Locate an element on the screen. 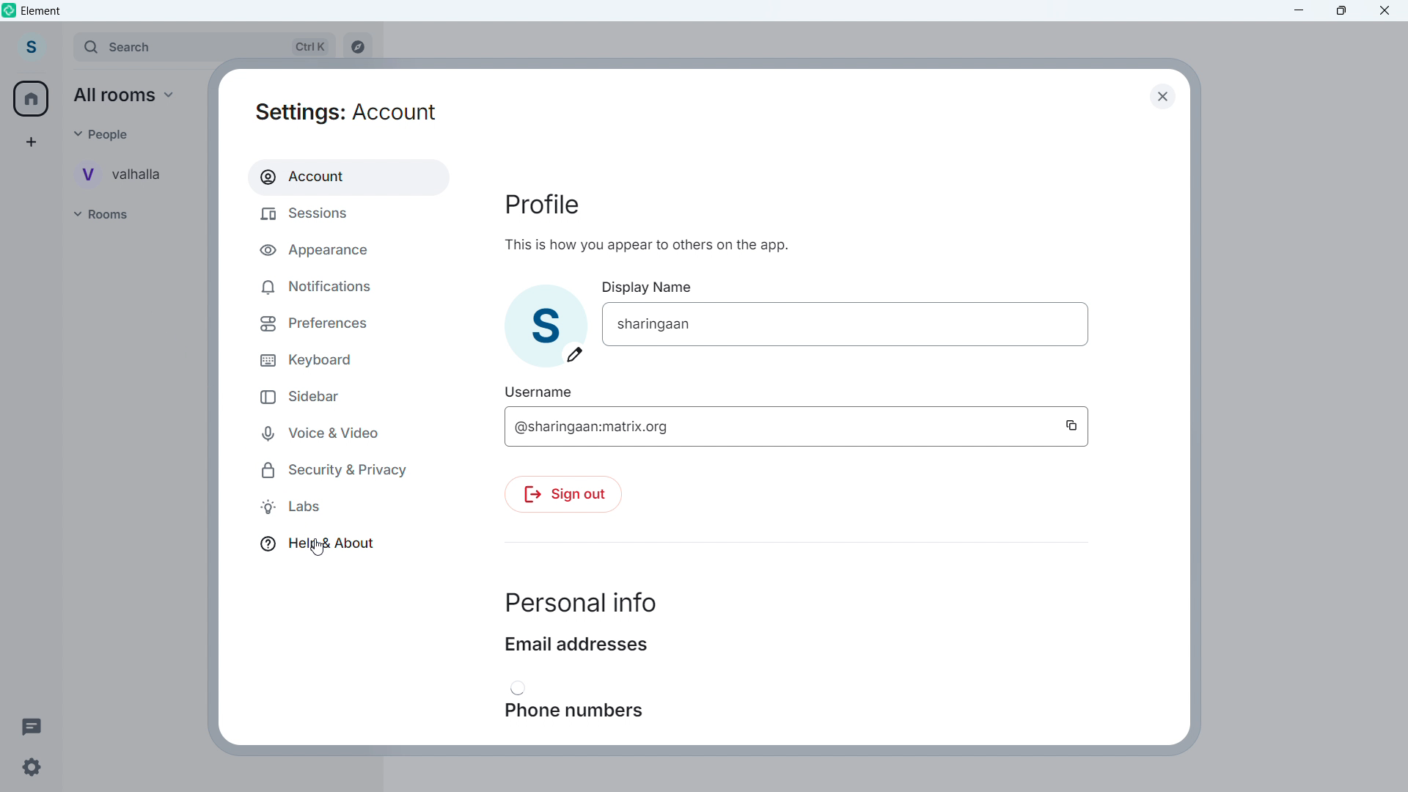 This screenshot has height=792, width=1408. Maximize  is located at coordinates (1342, 11).